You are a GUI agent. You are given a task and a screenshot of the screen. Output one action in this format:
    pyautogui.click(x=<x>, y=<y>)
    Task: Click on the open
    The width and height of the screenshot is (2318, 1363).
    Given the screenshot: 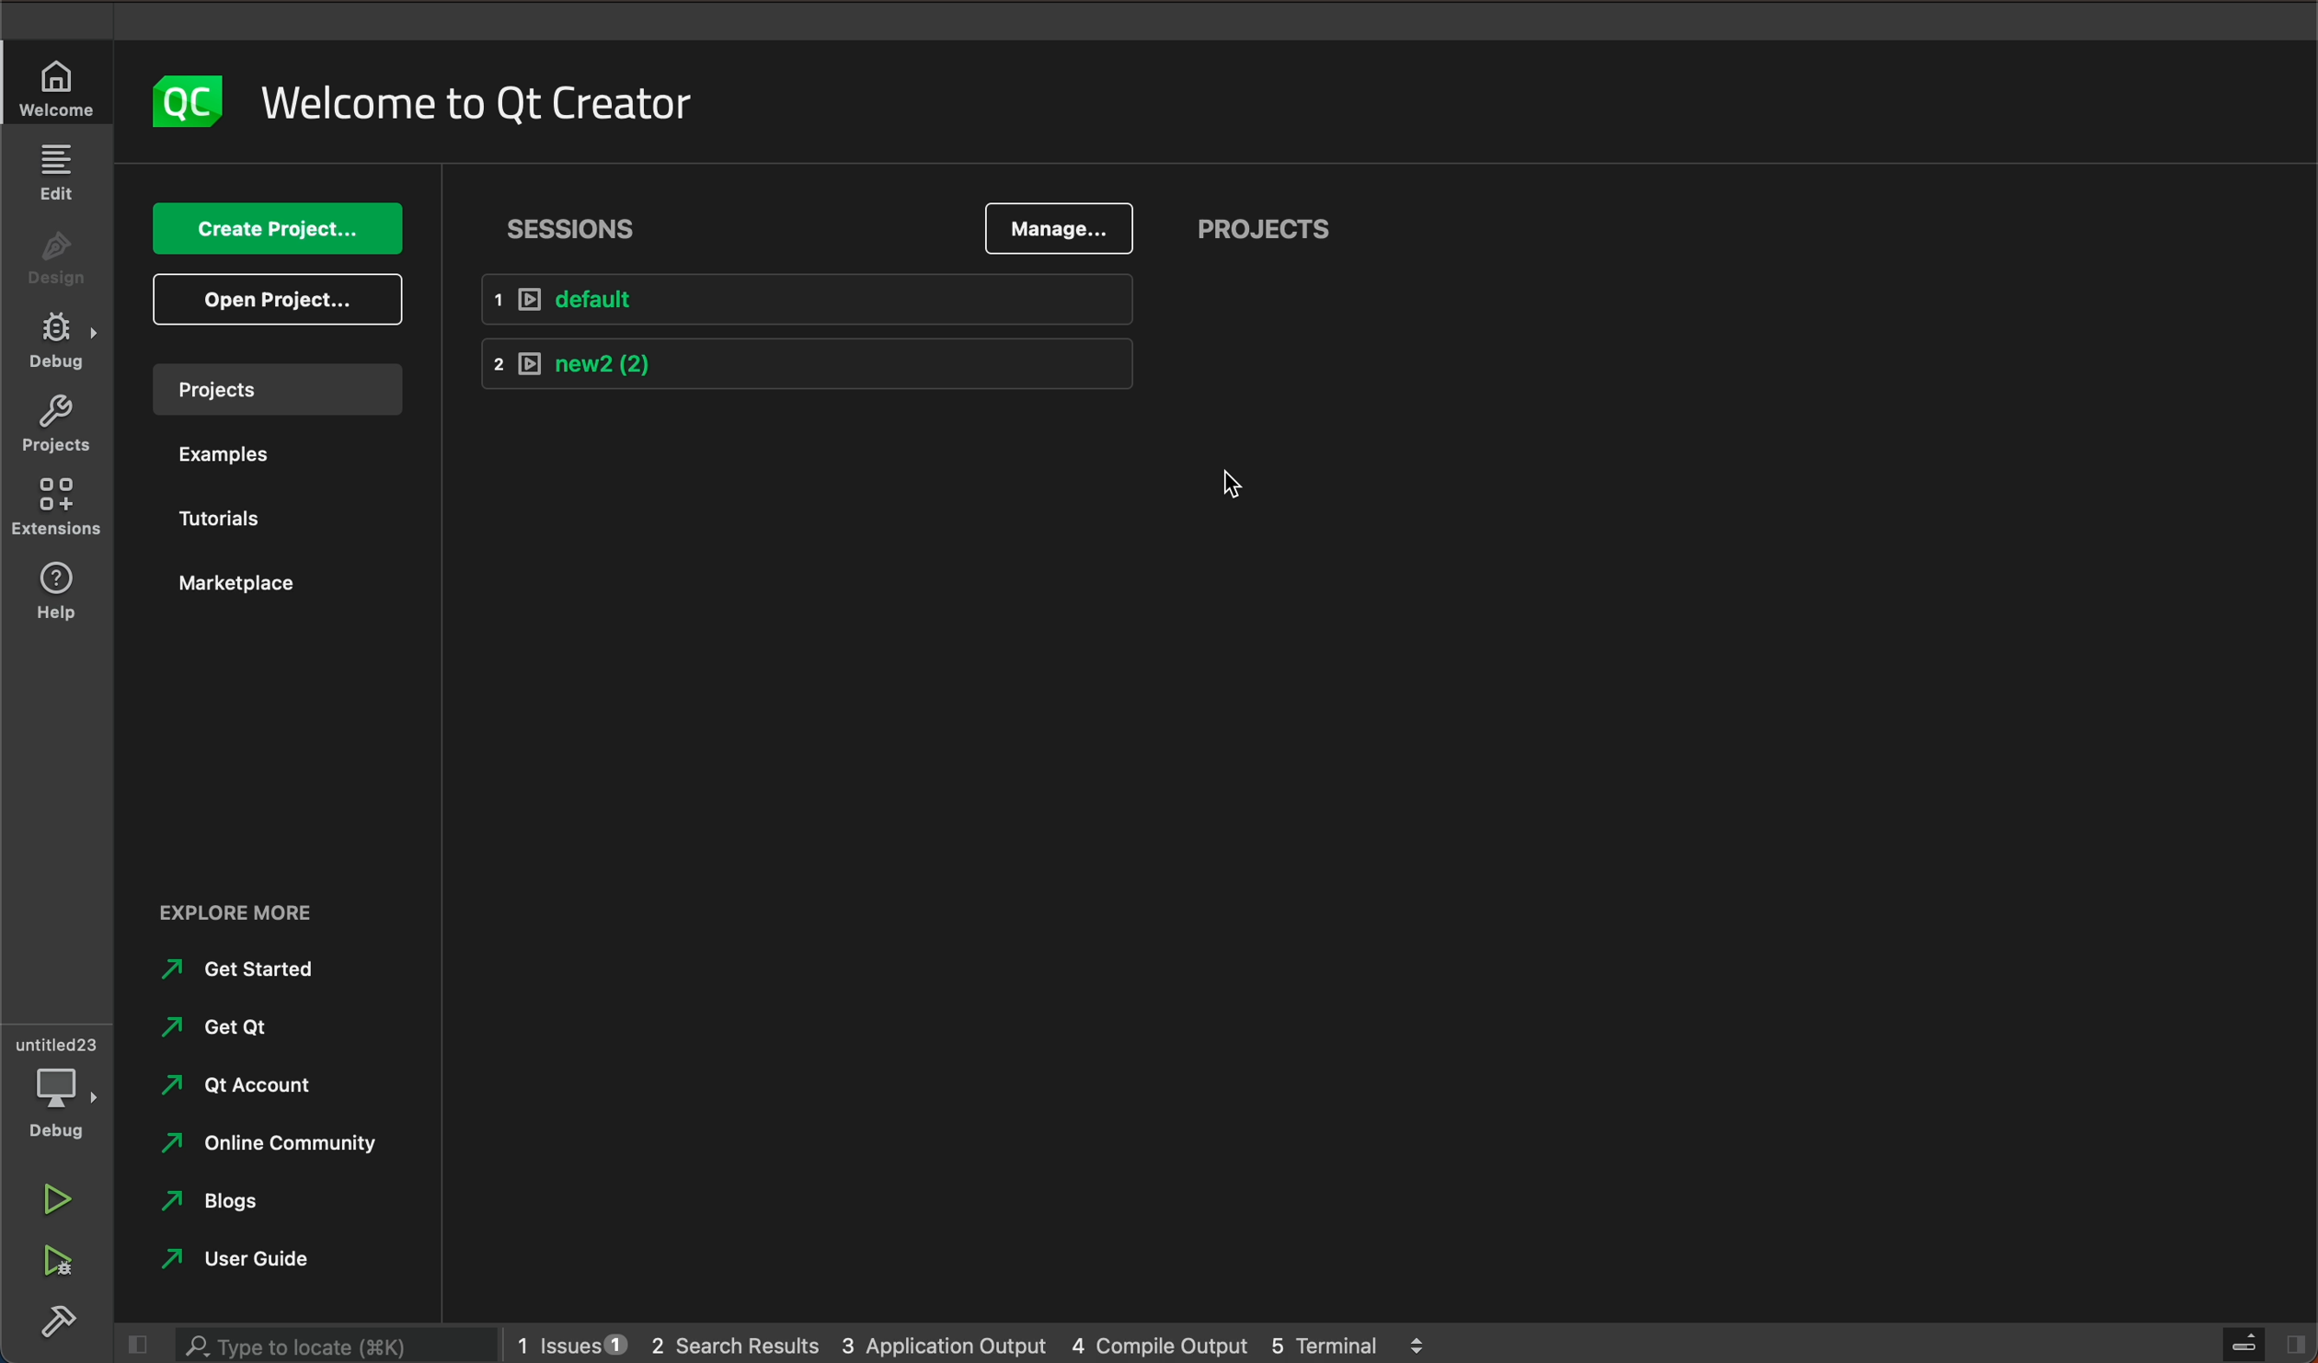 What is the action you would take?
    pyautogui.click(x=276, y=299)
    